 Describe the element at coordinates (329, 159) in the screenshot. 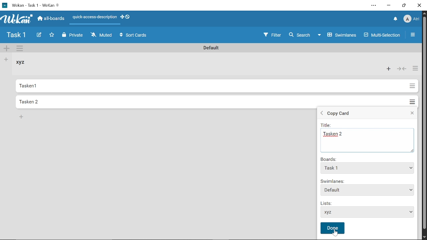

I see `Boards` at that location.